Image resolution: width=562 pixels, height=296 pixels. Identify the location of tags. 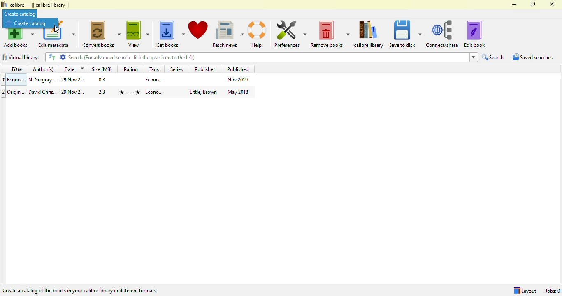
(155, 69).